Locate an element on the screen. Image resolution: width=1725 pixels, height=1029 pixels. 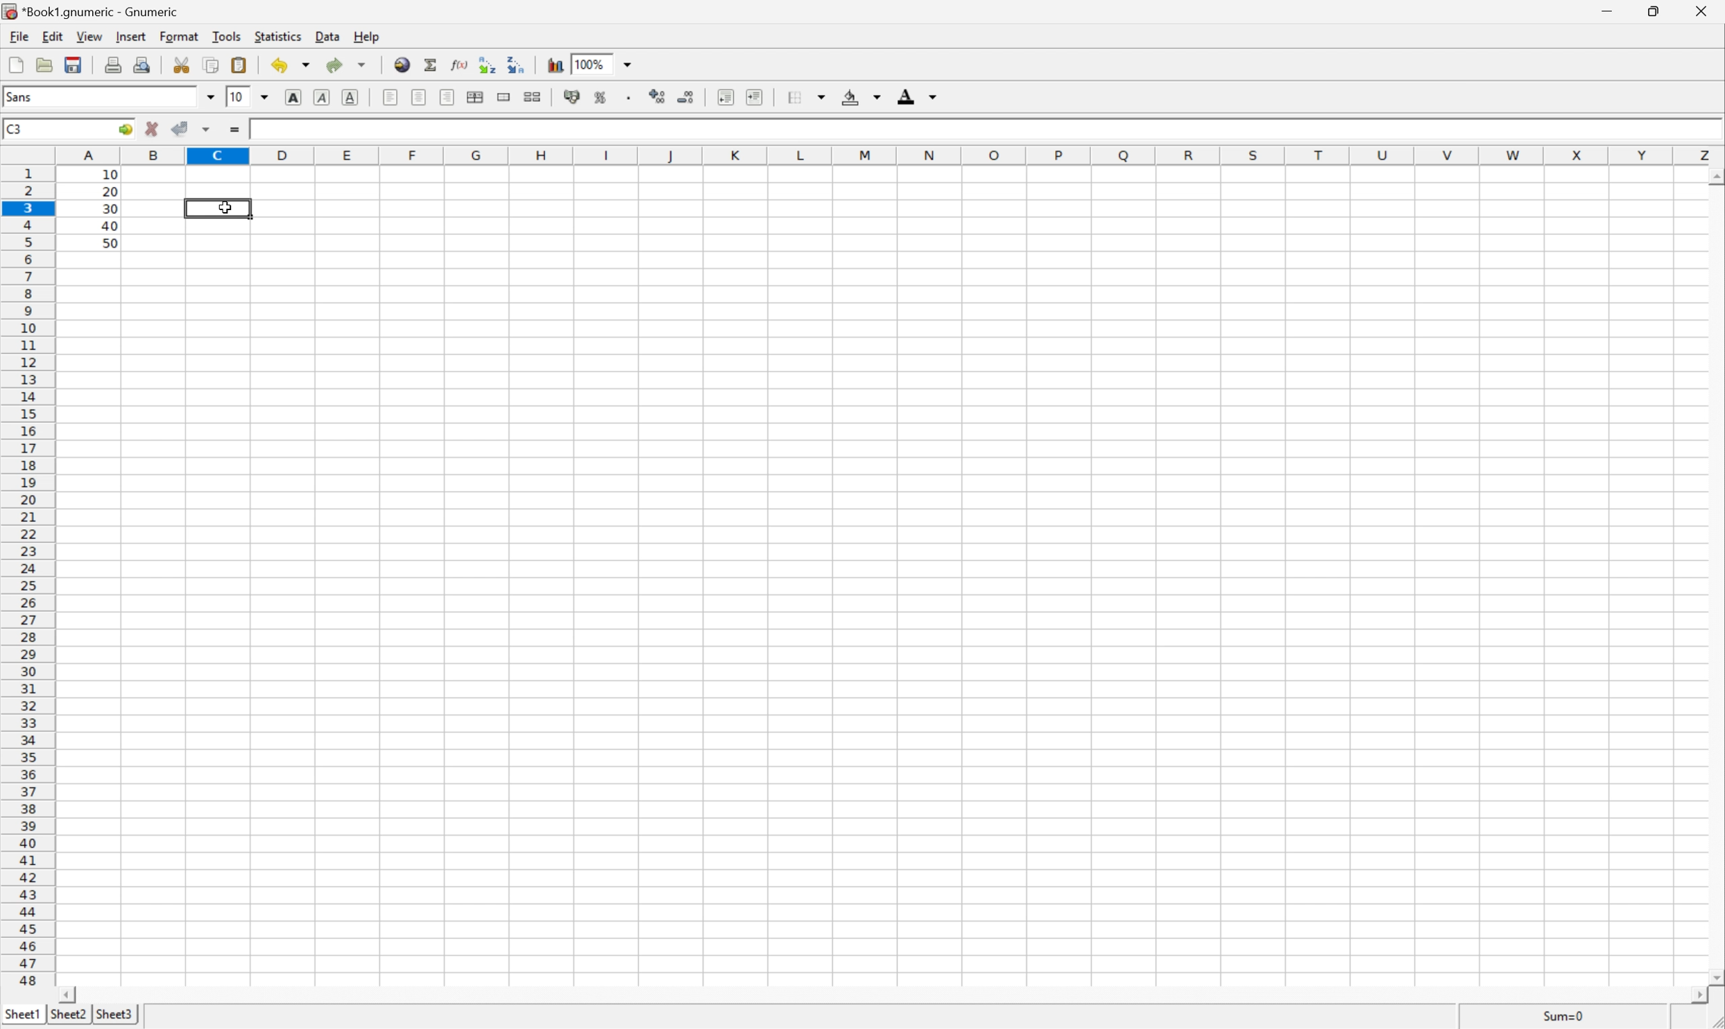
10 is located at coordinates (109, 175).